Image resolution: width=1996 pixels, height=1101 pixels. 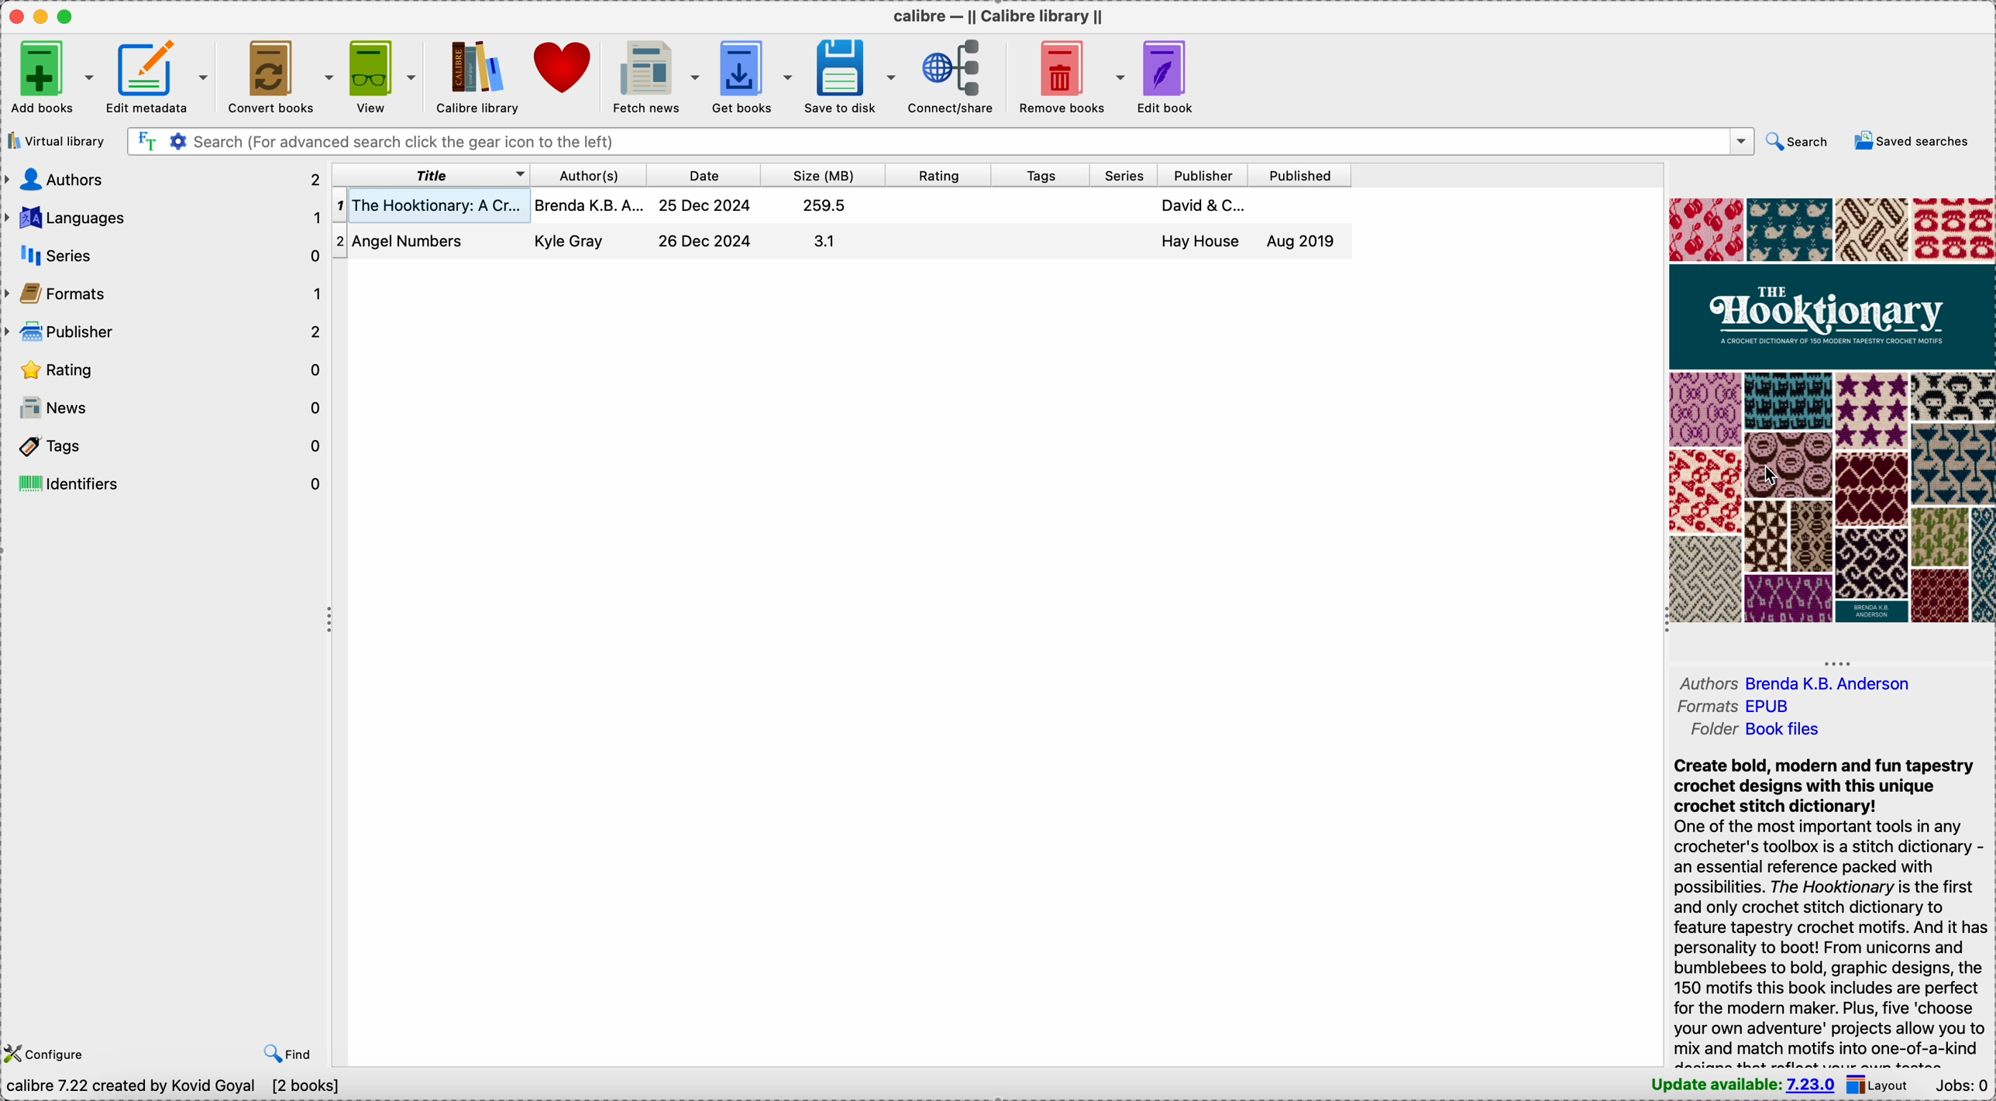 What do you see at coordinates (656, 74) in the screenshot?
I see `fetch news` at bounding box center [656, 74].